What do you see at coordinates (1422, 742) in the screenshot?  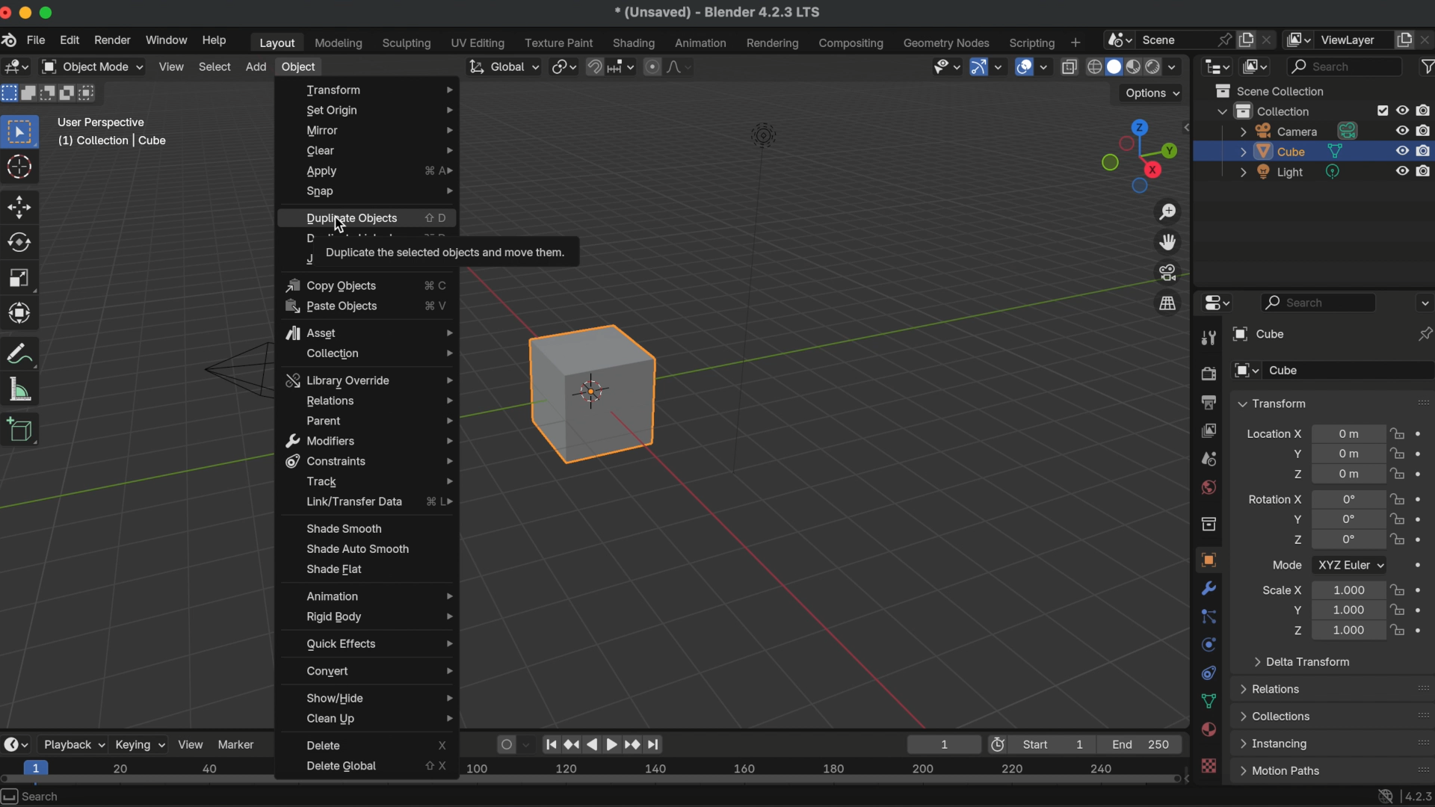 I see `drag handles` at bounding box center [1422, 742].